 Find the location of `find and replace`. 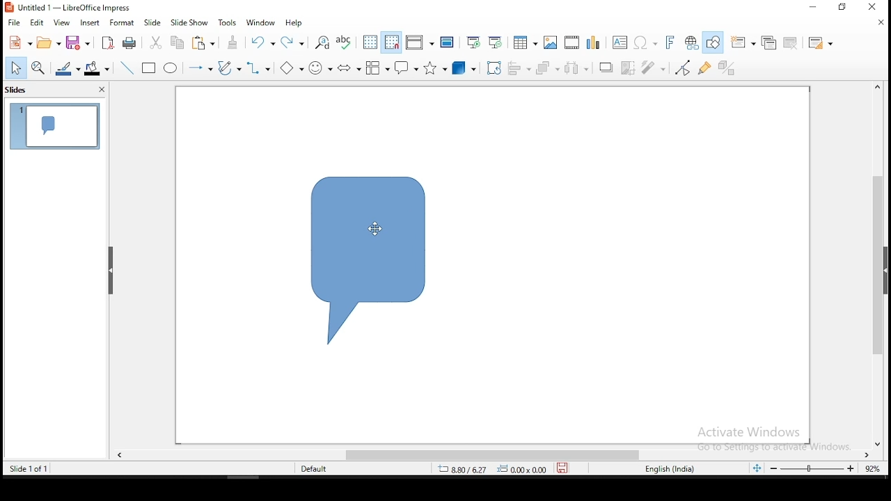

find and replace is located at coordinates (323, 42).